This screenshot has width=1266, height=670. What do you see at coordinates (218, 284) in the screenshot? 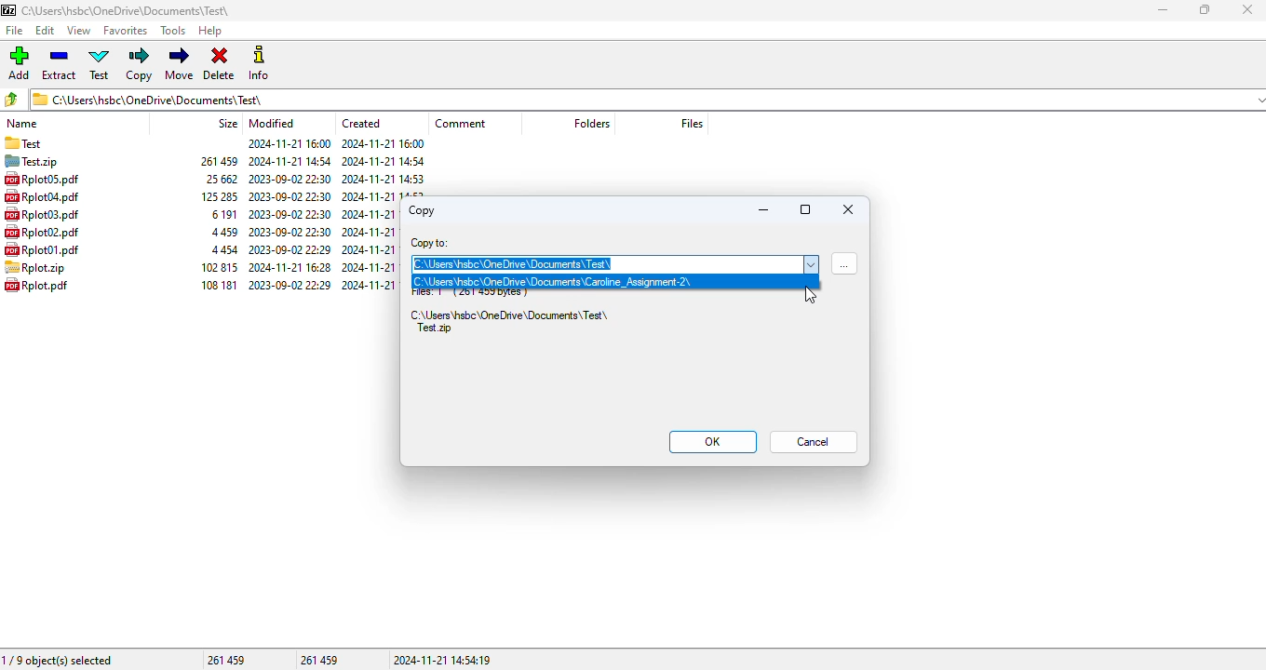
I see `size` at bounding box center [218, 284].